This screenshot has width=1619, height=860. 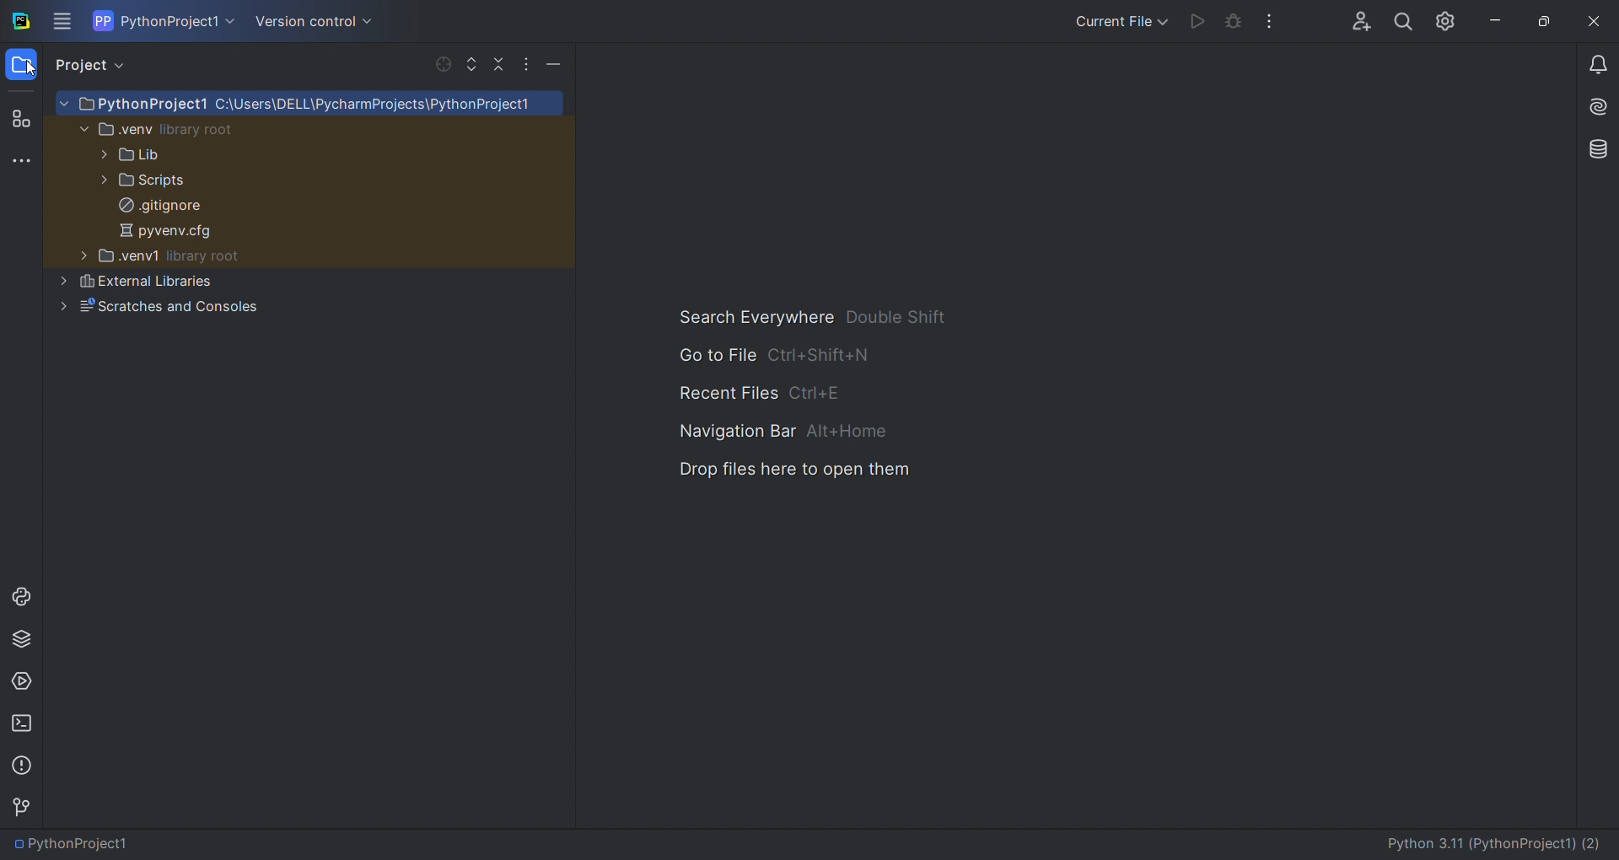 What do you see at coordinates (471, 64) in the screenshot?
I see `expand file` at bounding box center [471, 64].